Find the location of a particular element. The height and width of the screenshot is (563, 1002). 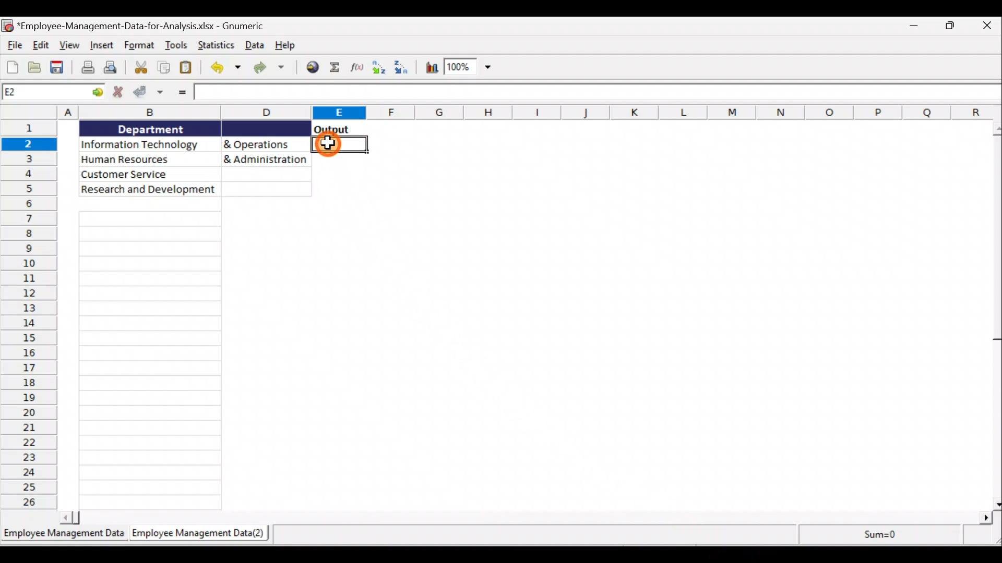

Sort Ascending is located at coordinates (379, 68).